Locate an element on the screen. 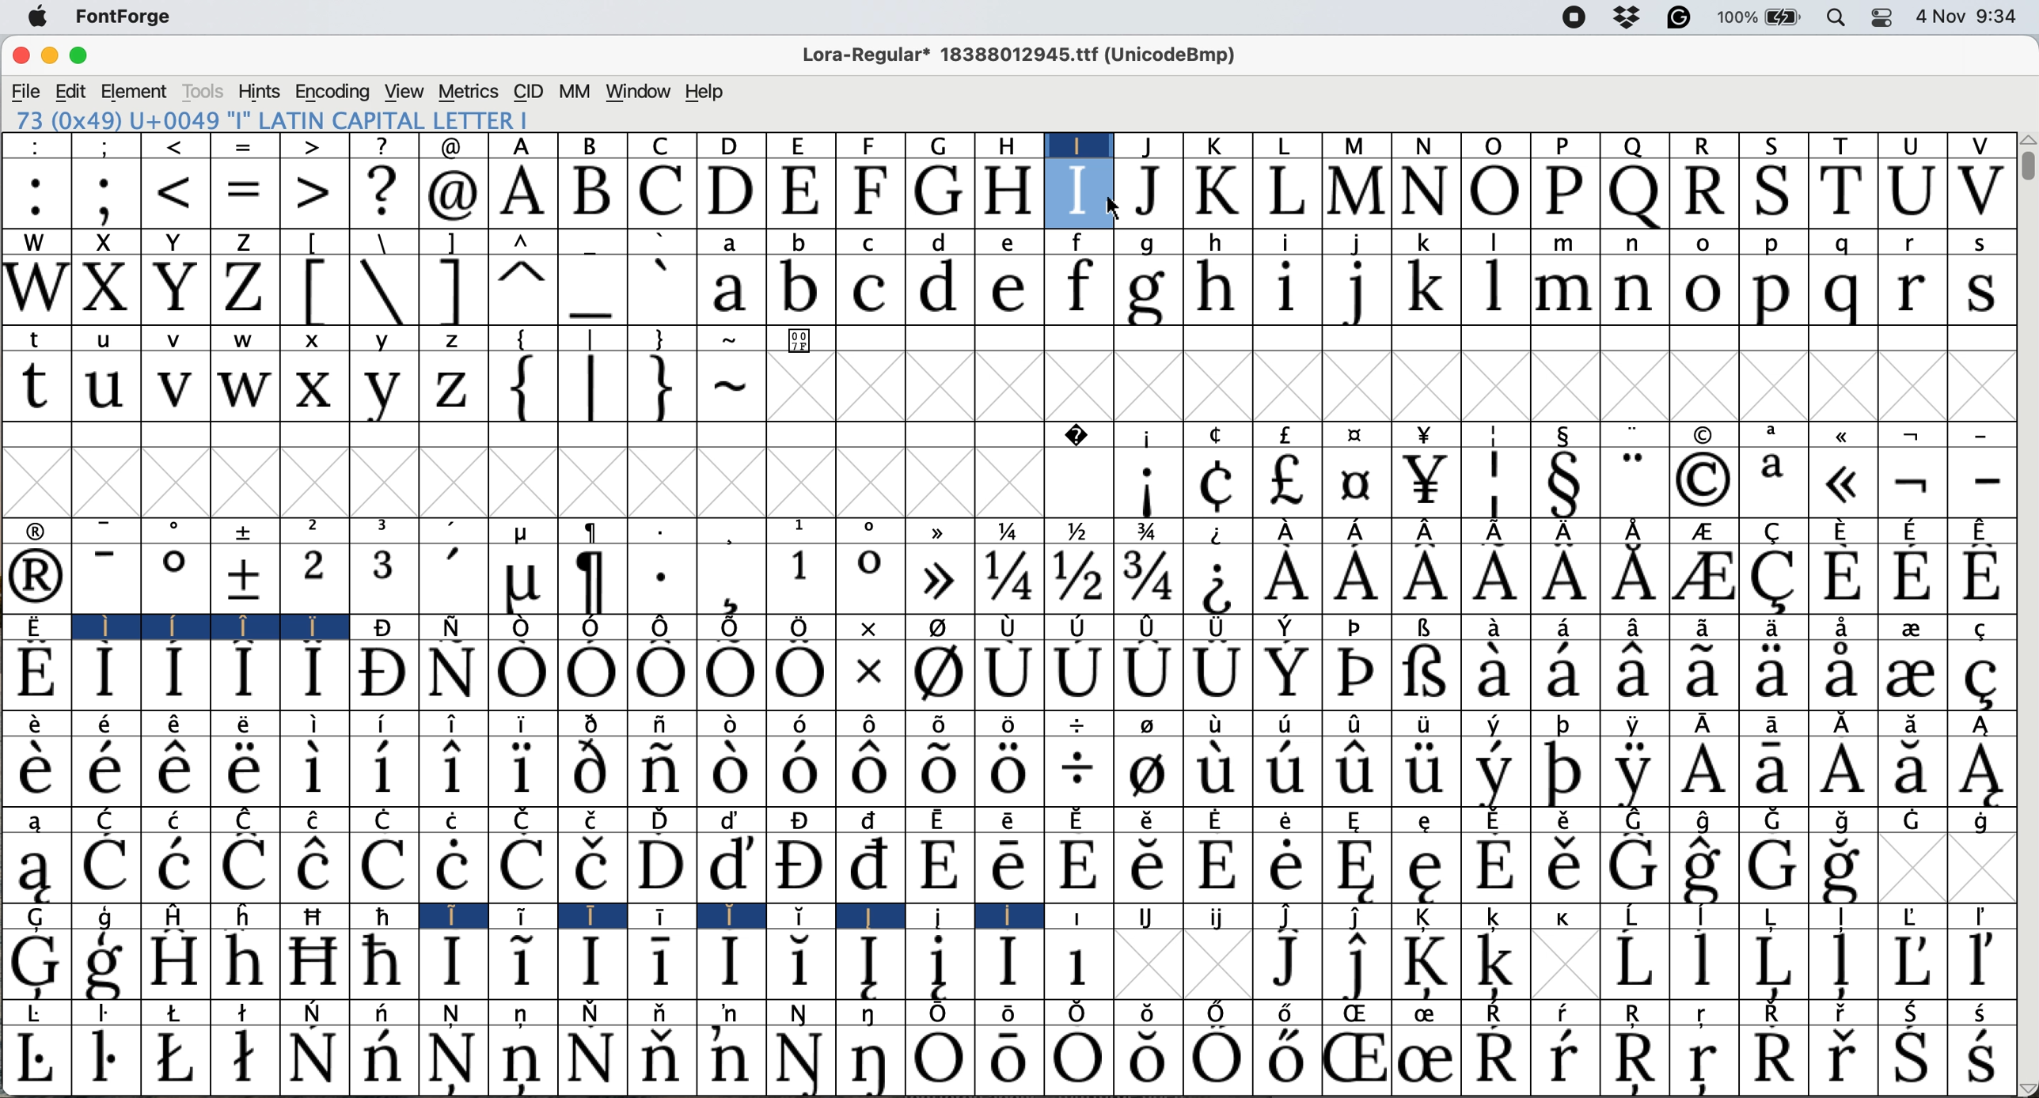  R is located at coordinates (1707, 194).